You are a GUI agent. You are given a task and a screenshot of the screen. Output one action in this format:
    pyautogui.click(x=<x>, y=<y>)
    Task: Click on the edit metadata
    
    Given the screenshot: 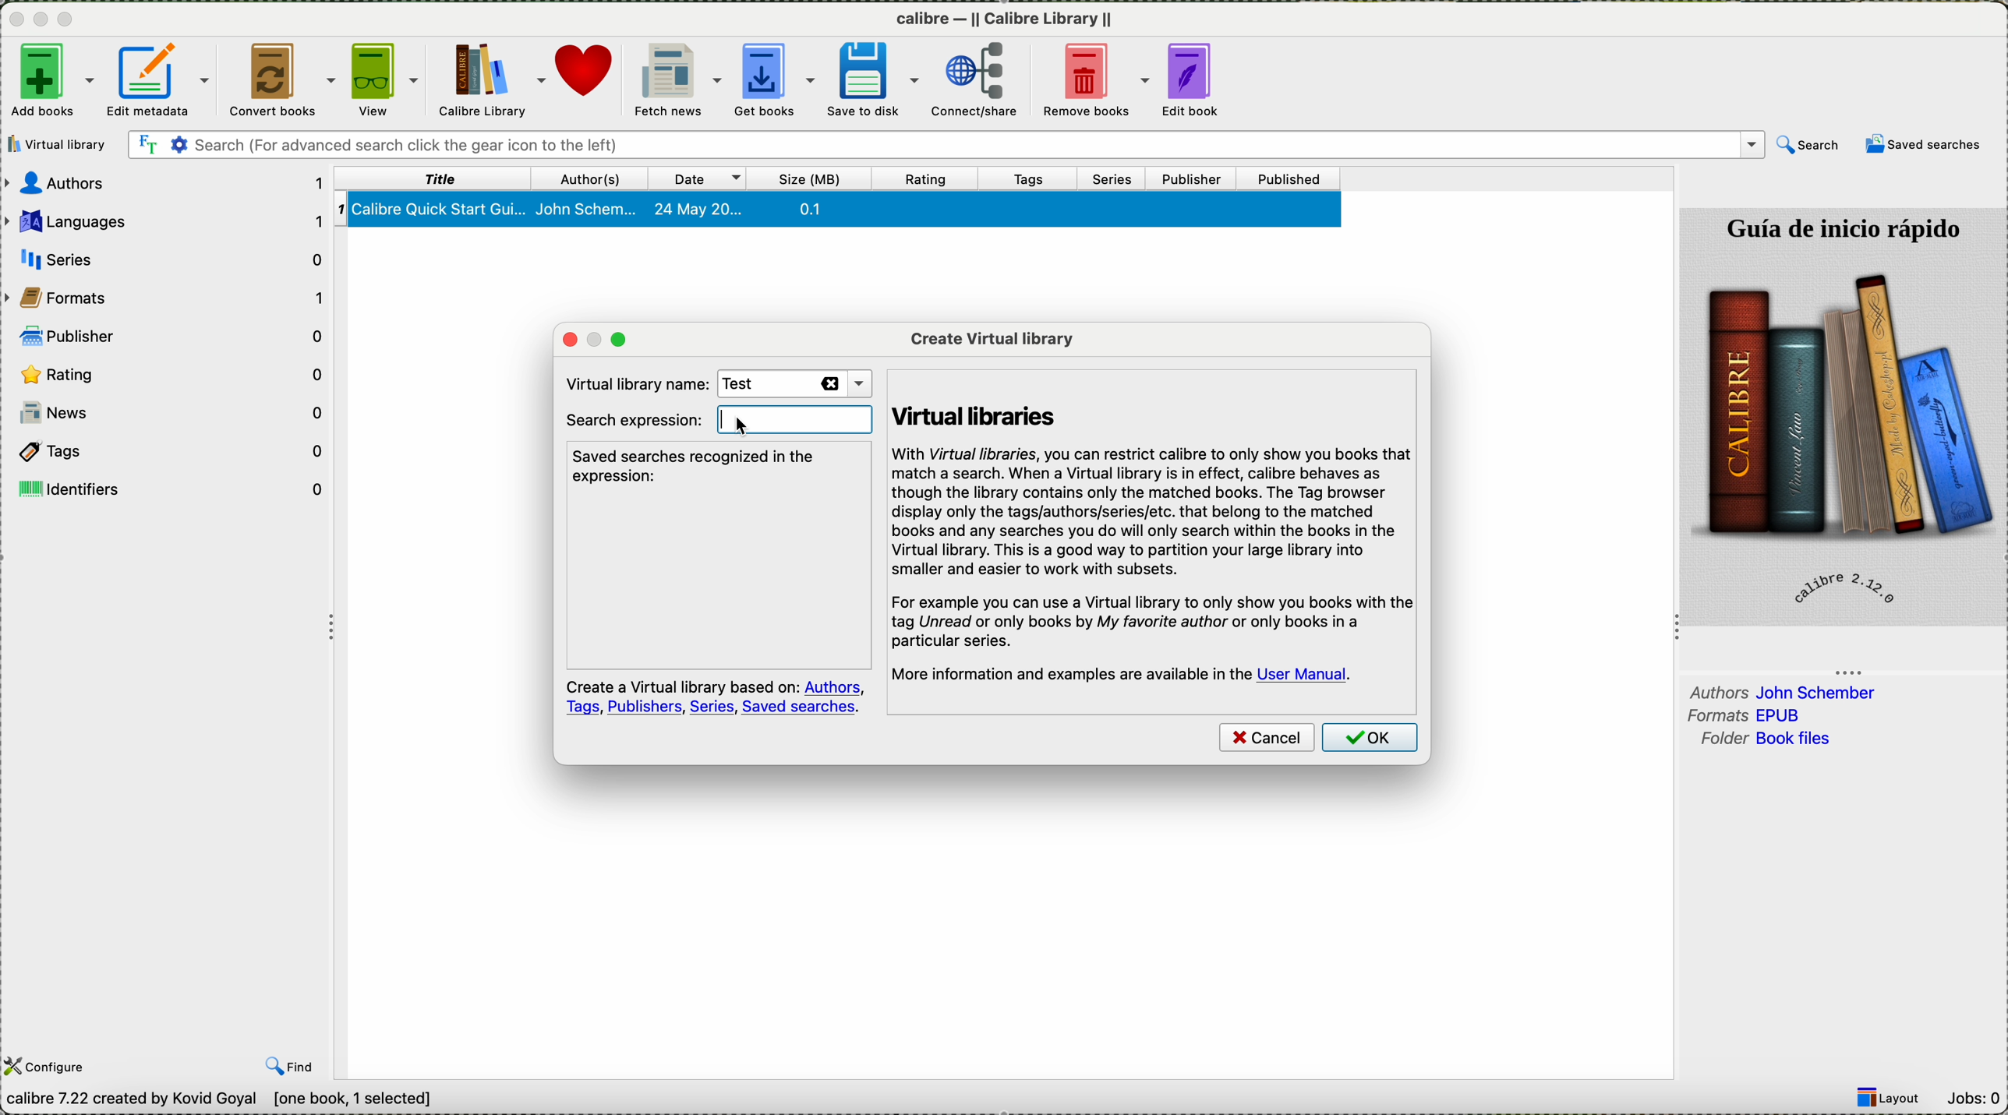 What is the action you would take?
    pyautogui.click(x=161, y=79)
    